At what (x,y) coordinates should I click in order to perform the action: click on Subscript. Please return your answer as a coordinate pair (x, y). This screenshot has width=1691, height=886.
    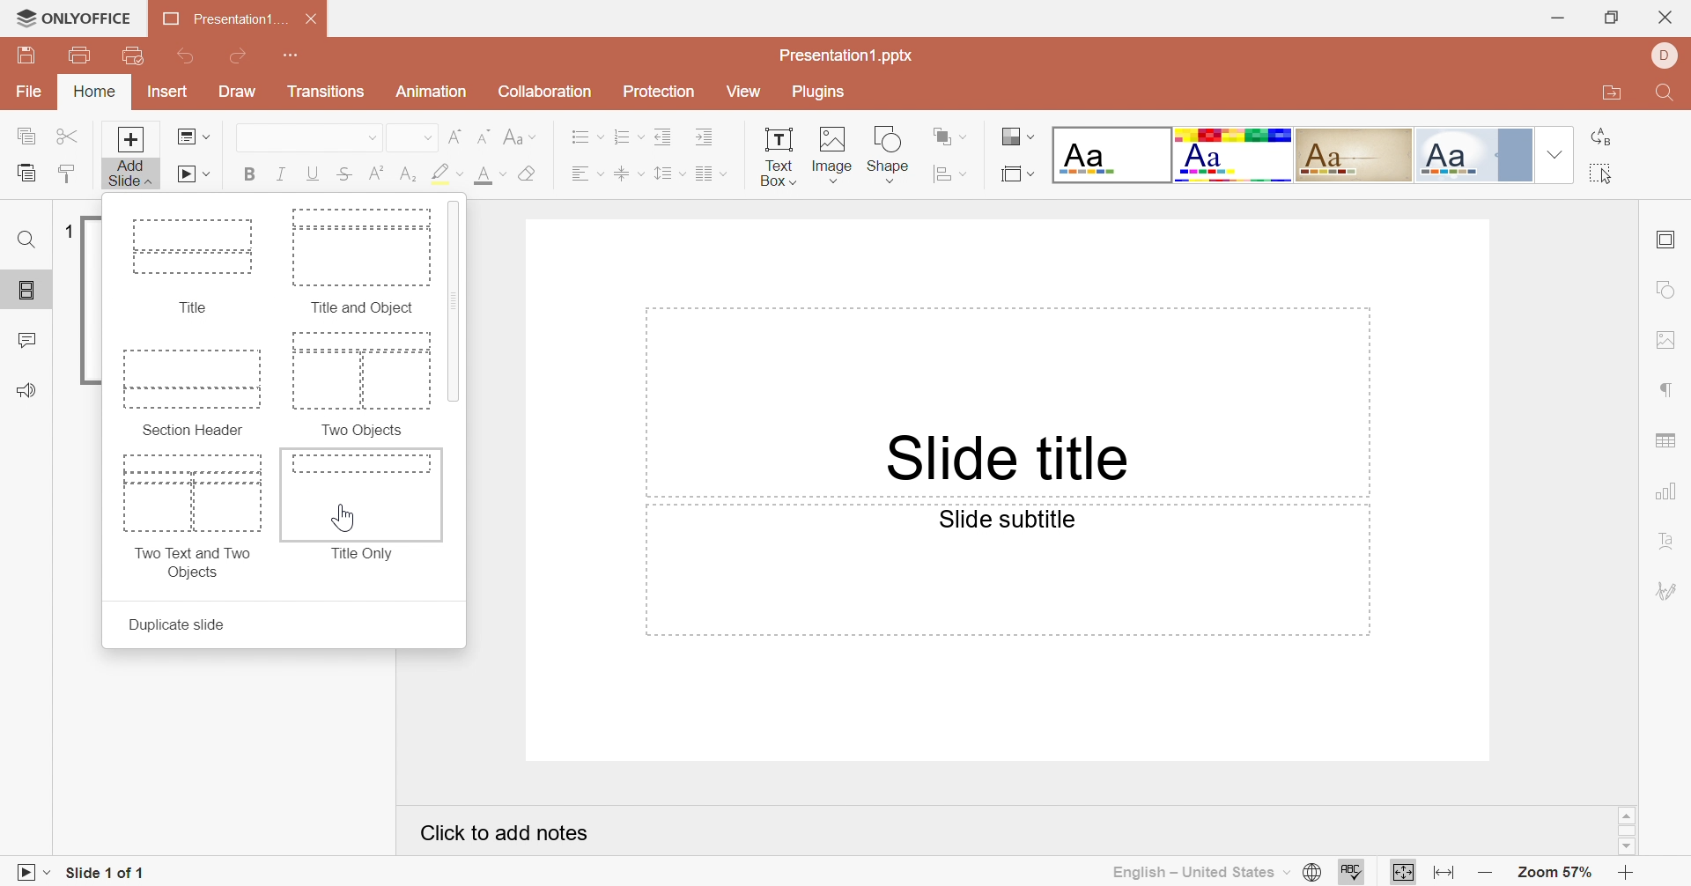
    Looking at the image, I should click on (406, 174).